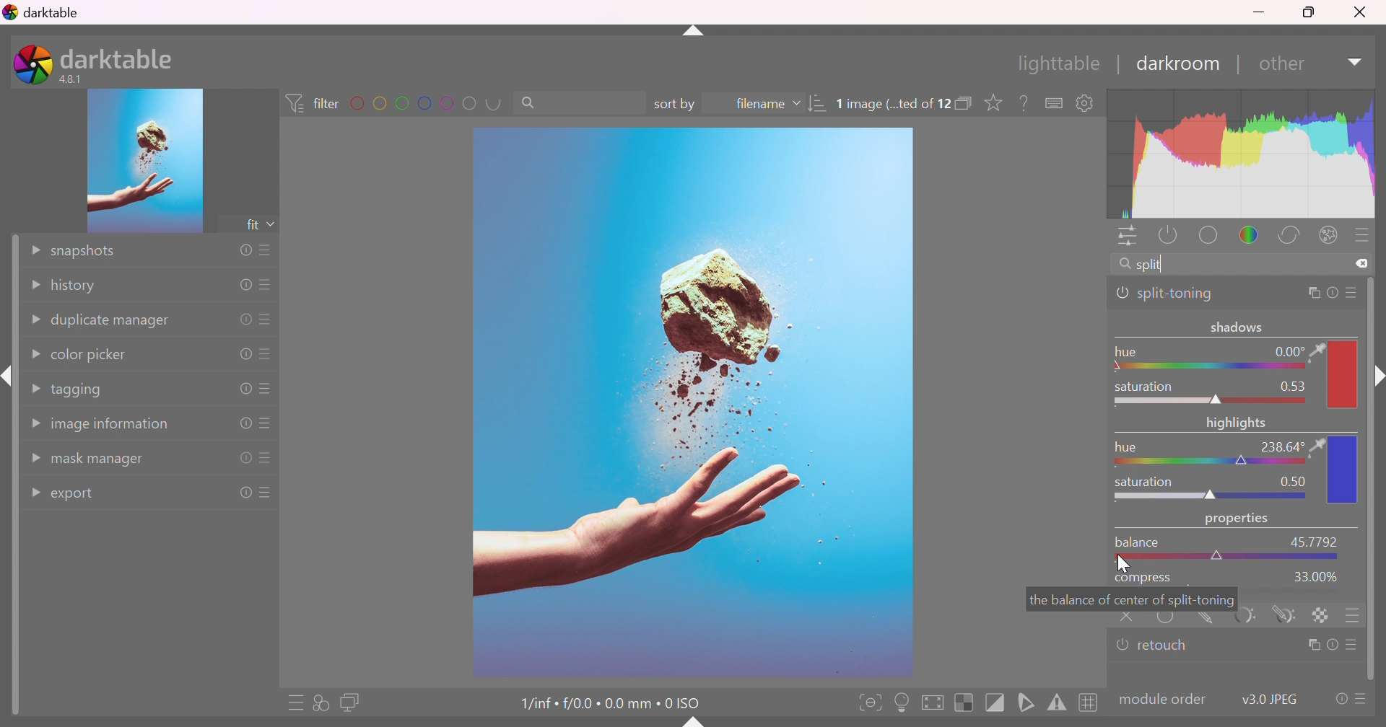  What do you see at coordinates (242, 251) in the screenshot?
I see `reset` at bounding box center [242, 251].